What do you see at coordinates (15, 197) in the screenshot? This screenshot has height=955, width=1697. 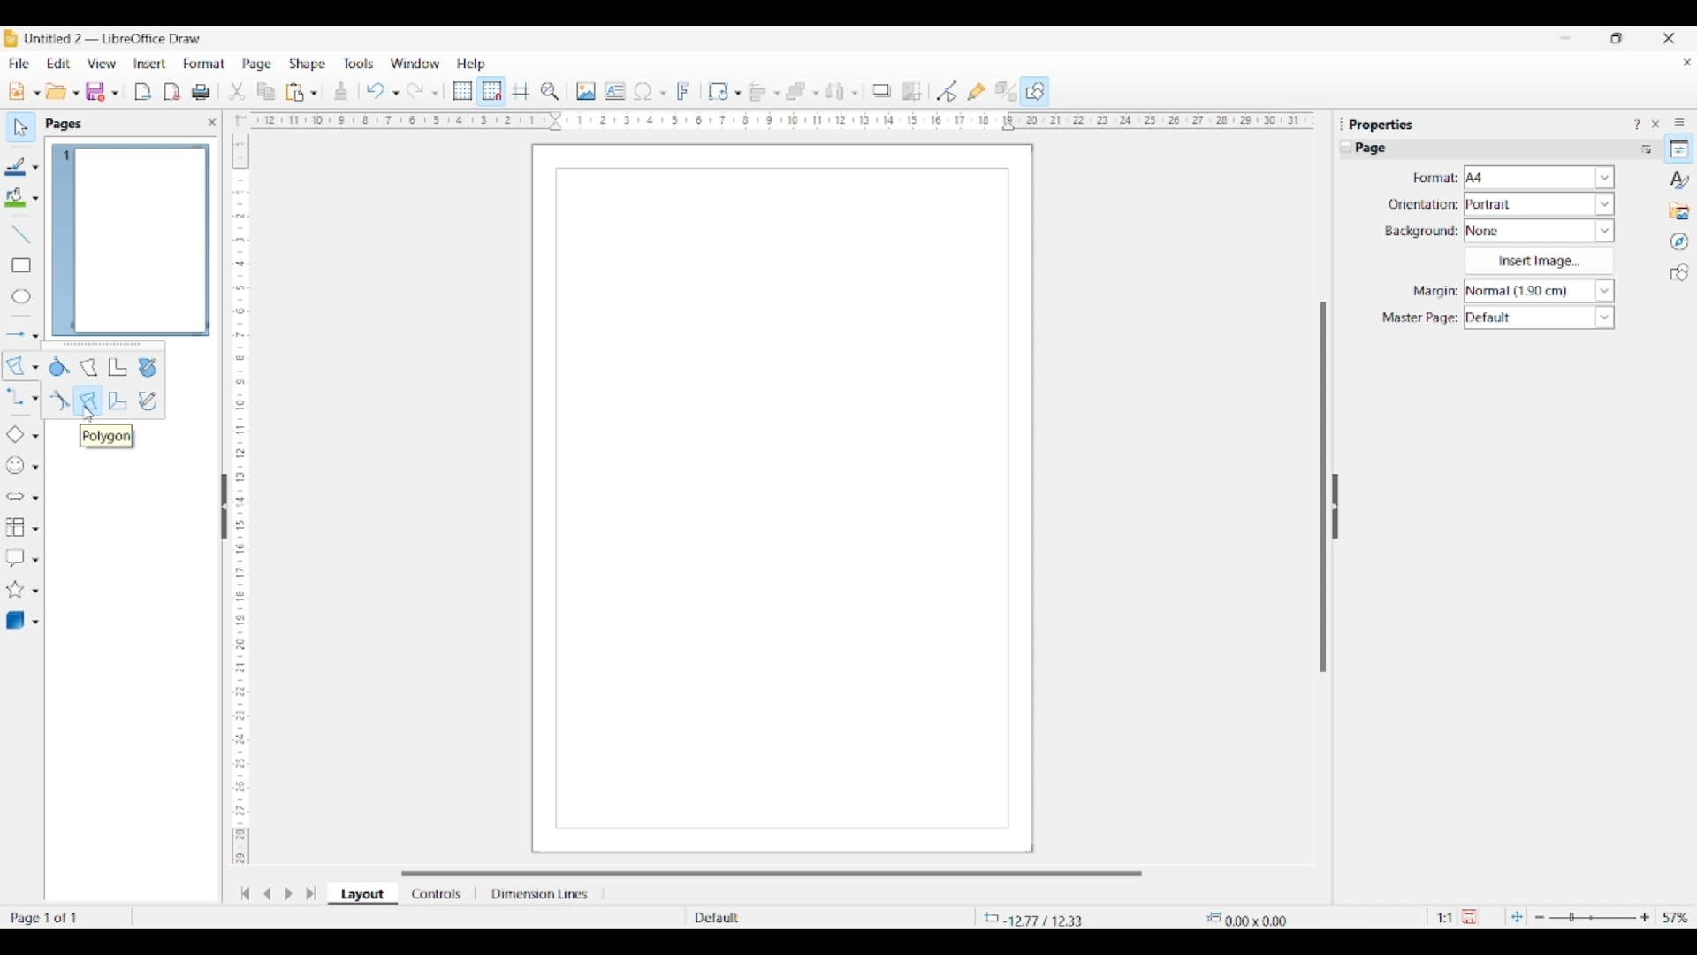 I see `Selected fill color` at bounding box center [15, 197].